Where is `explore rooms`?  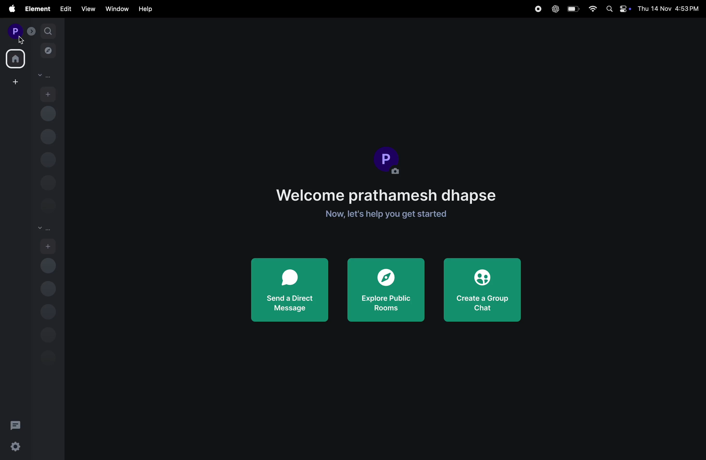 explore rooms is located at coordinates (48, 49).